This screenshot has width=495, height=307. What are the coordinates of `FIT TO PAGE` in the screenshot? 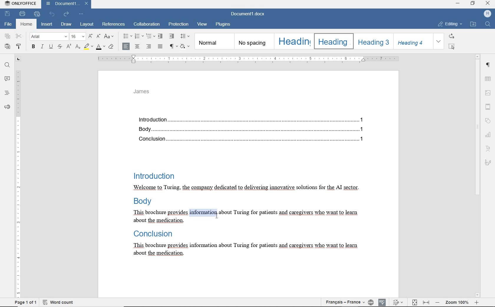 It's located at (414, 303).